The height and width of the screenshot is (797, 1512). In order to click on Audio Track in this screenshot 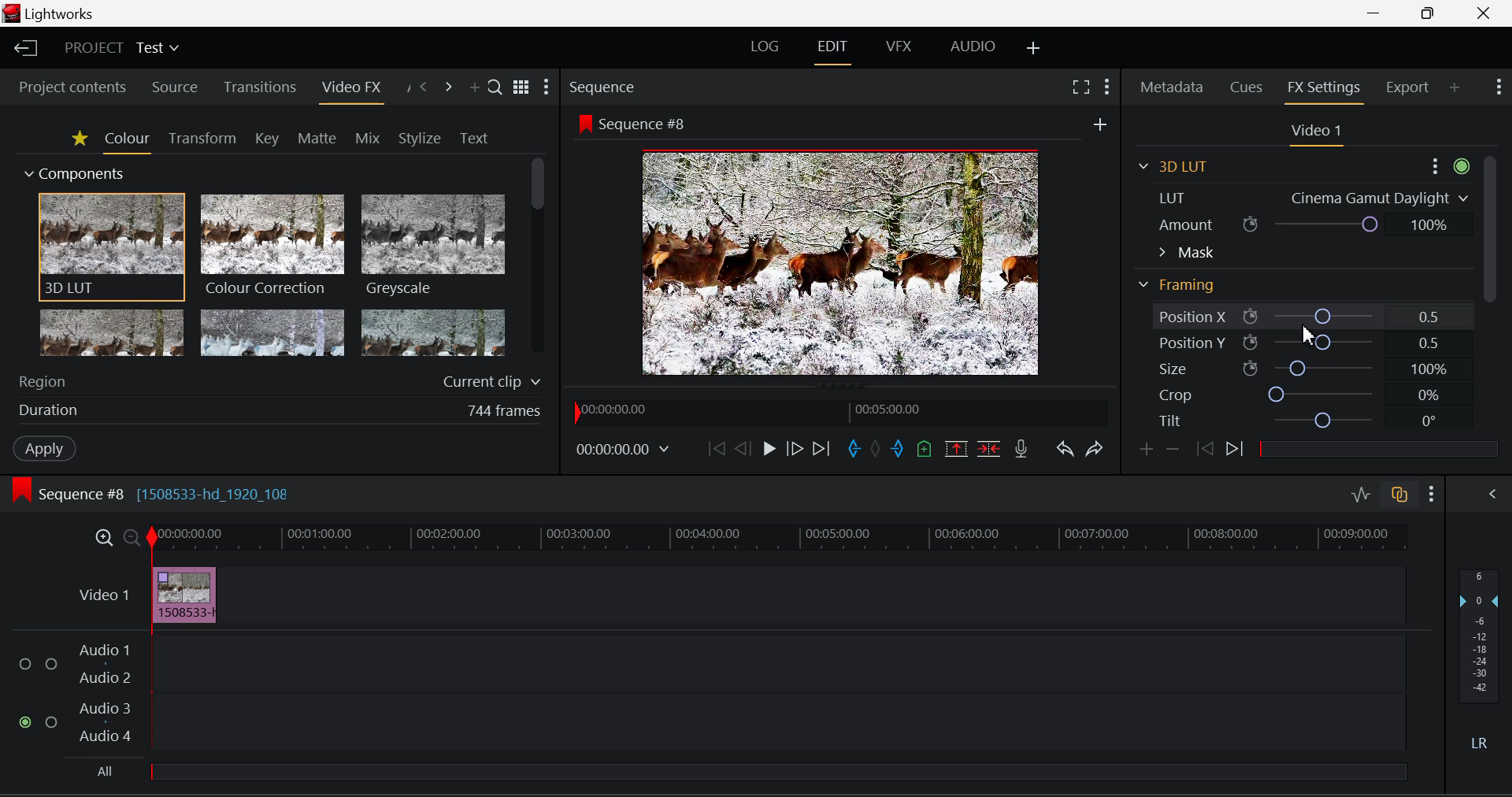, I will do `click(779, 720)`.